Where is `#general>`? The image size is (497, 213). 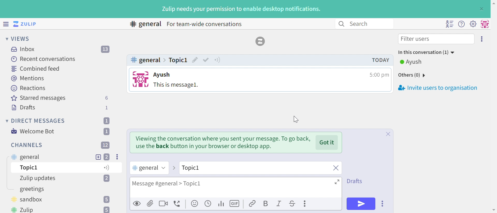
#general> is located at coordinates (149, 61).